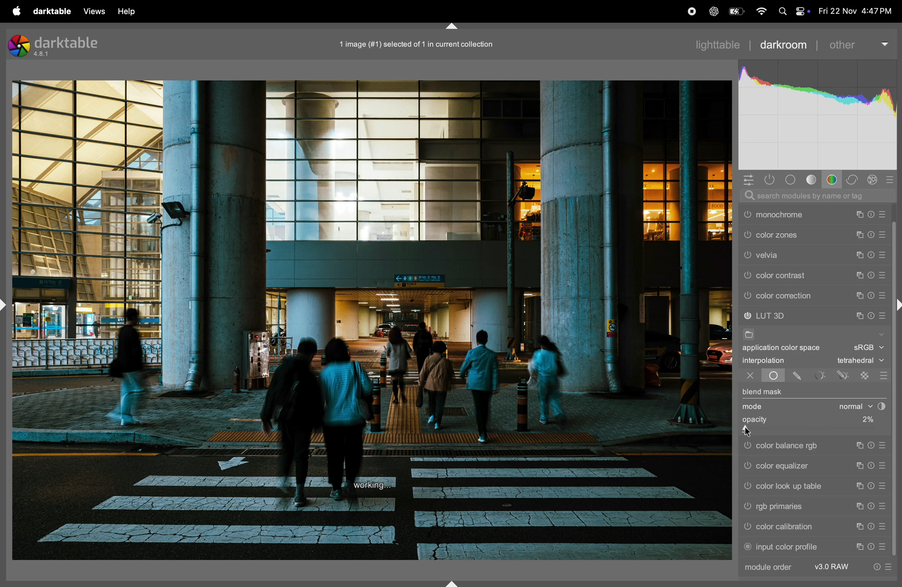  What do you see at coordinates (745, 179) in the screenshot?
I see `quick access panel` at bounding box center [745, 179].